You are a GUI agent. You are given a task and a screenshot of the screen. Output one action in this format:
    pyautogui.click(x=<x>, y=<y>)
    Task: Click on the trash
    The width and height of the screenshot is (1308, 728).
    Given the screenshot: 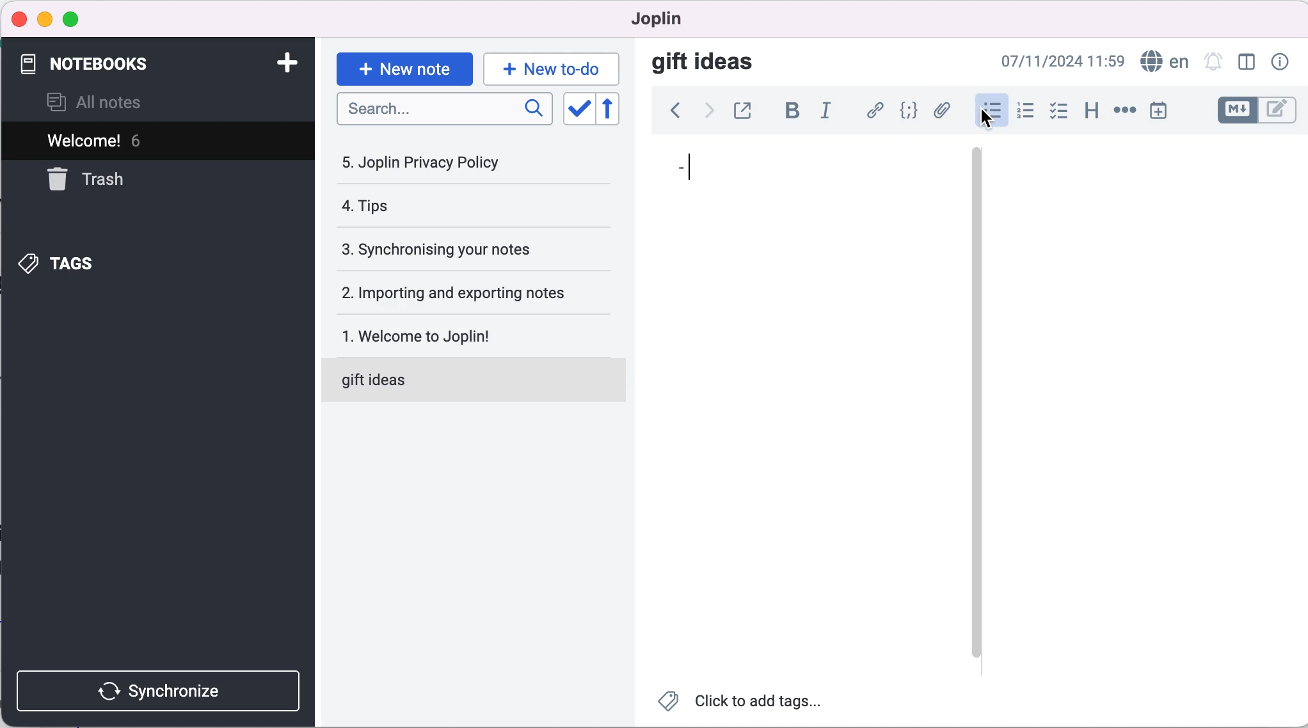 What is the action you would take?
    pyautogui.click(x=99, y=180)
    